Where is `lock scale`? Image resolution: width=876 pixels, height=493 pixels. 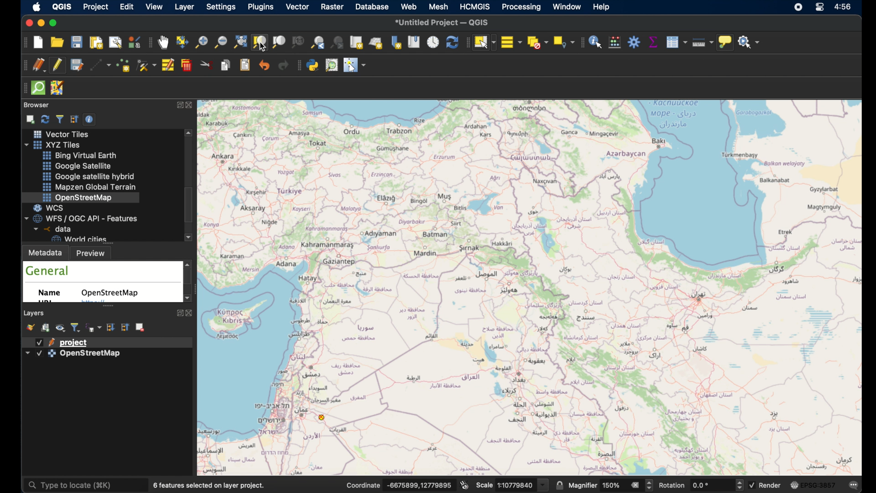
lock scale is located at coordinates (560, 485).